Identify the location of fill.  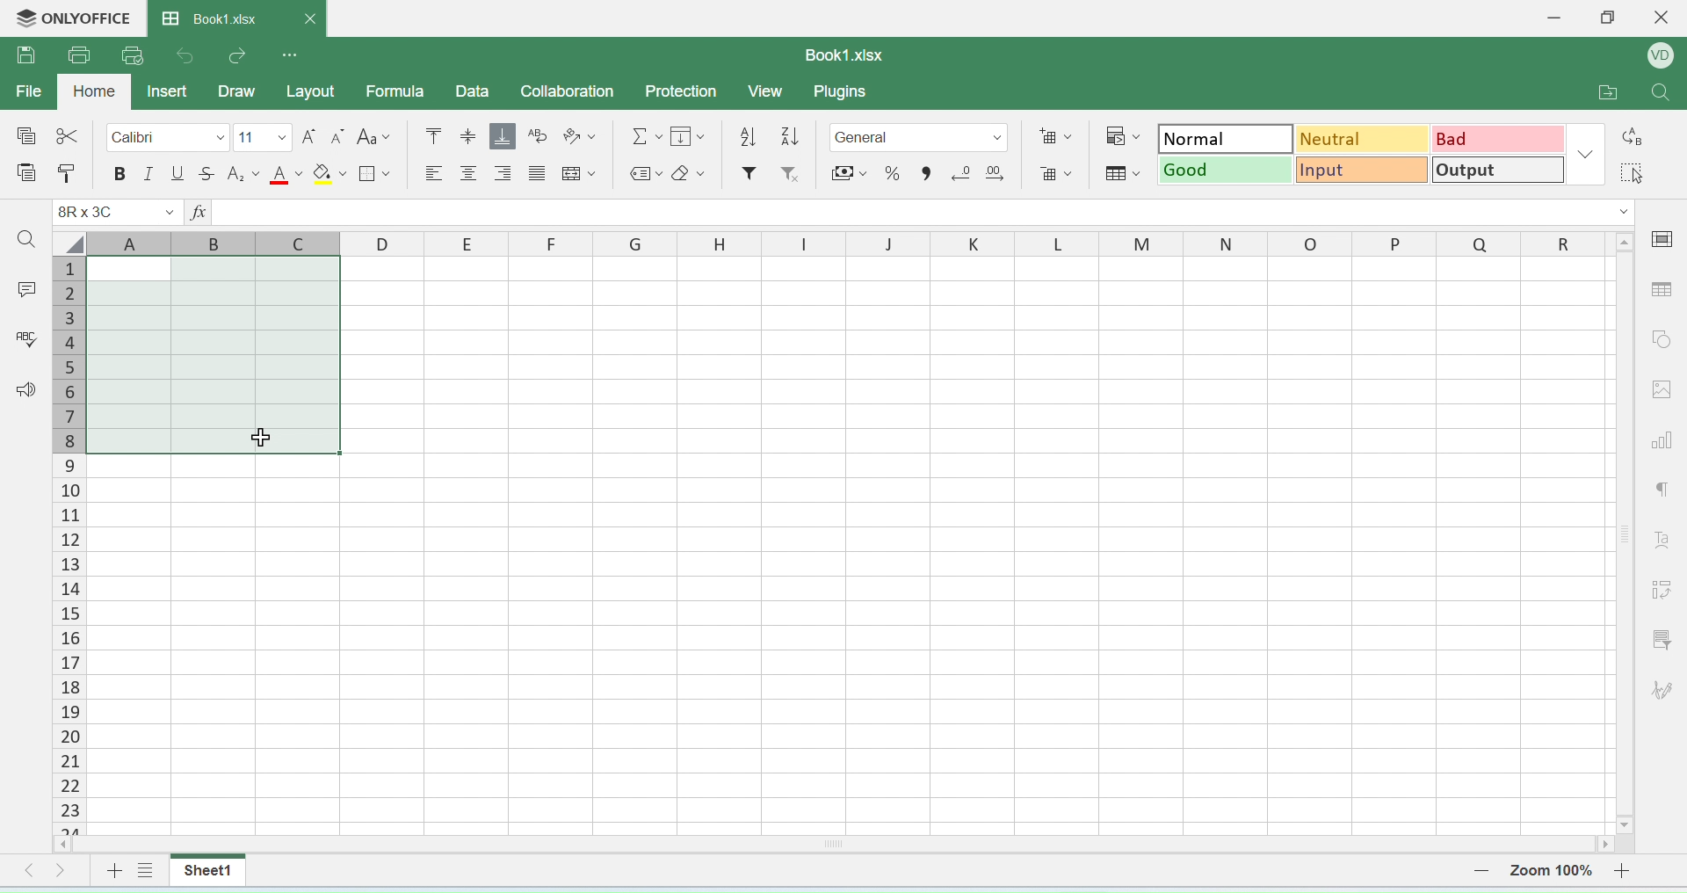
(692, 138).